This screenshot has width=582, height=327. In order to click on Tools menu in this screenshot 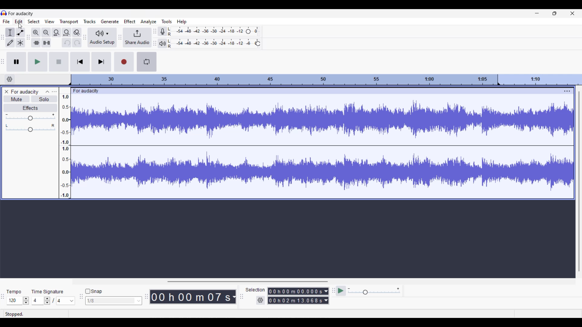, I will do `click(167, 21)`.